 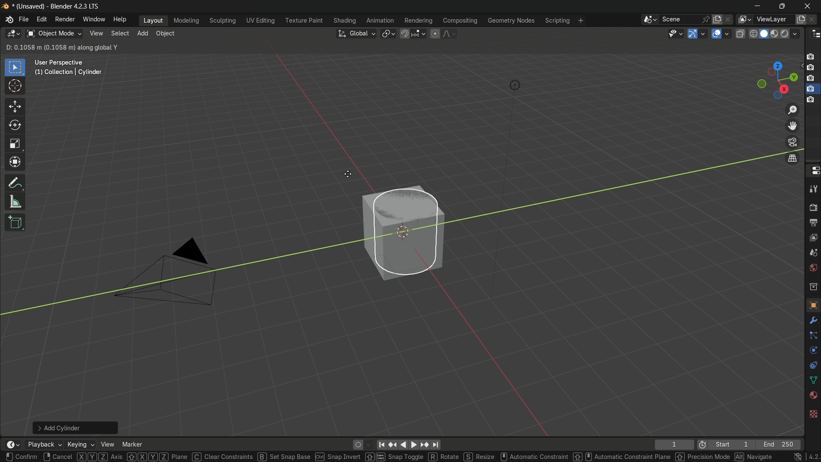 What do you see at coordinates (753, 34) in the screenshot?
I see `wireframe` at bounding box center [753, 34].